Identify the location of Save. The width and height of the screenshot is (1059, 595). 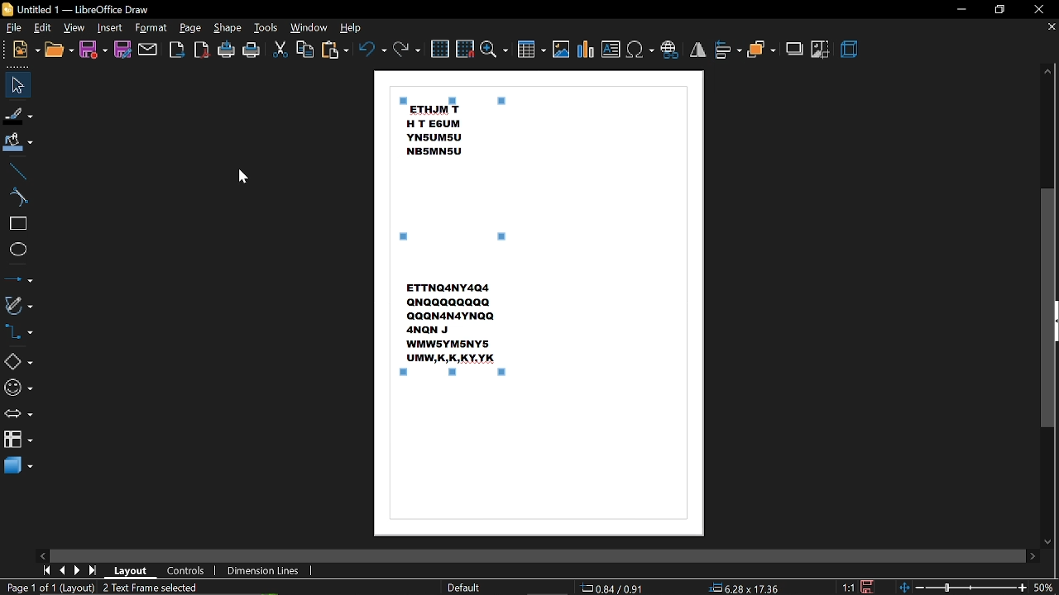
(872, 587).